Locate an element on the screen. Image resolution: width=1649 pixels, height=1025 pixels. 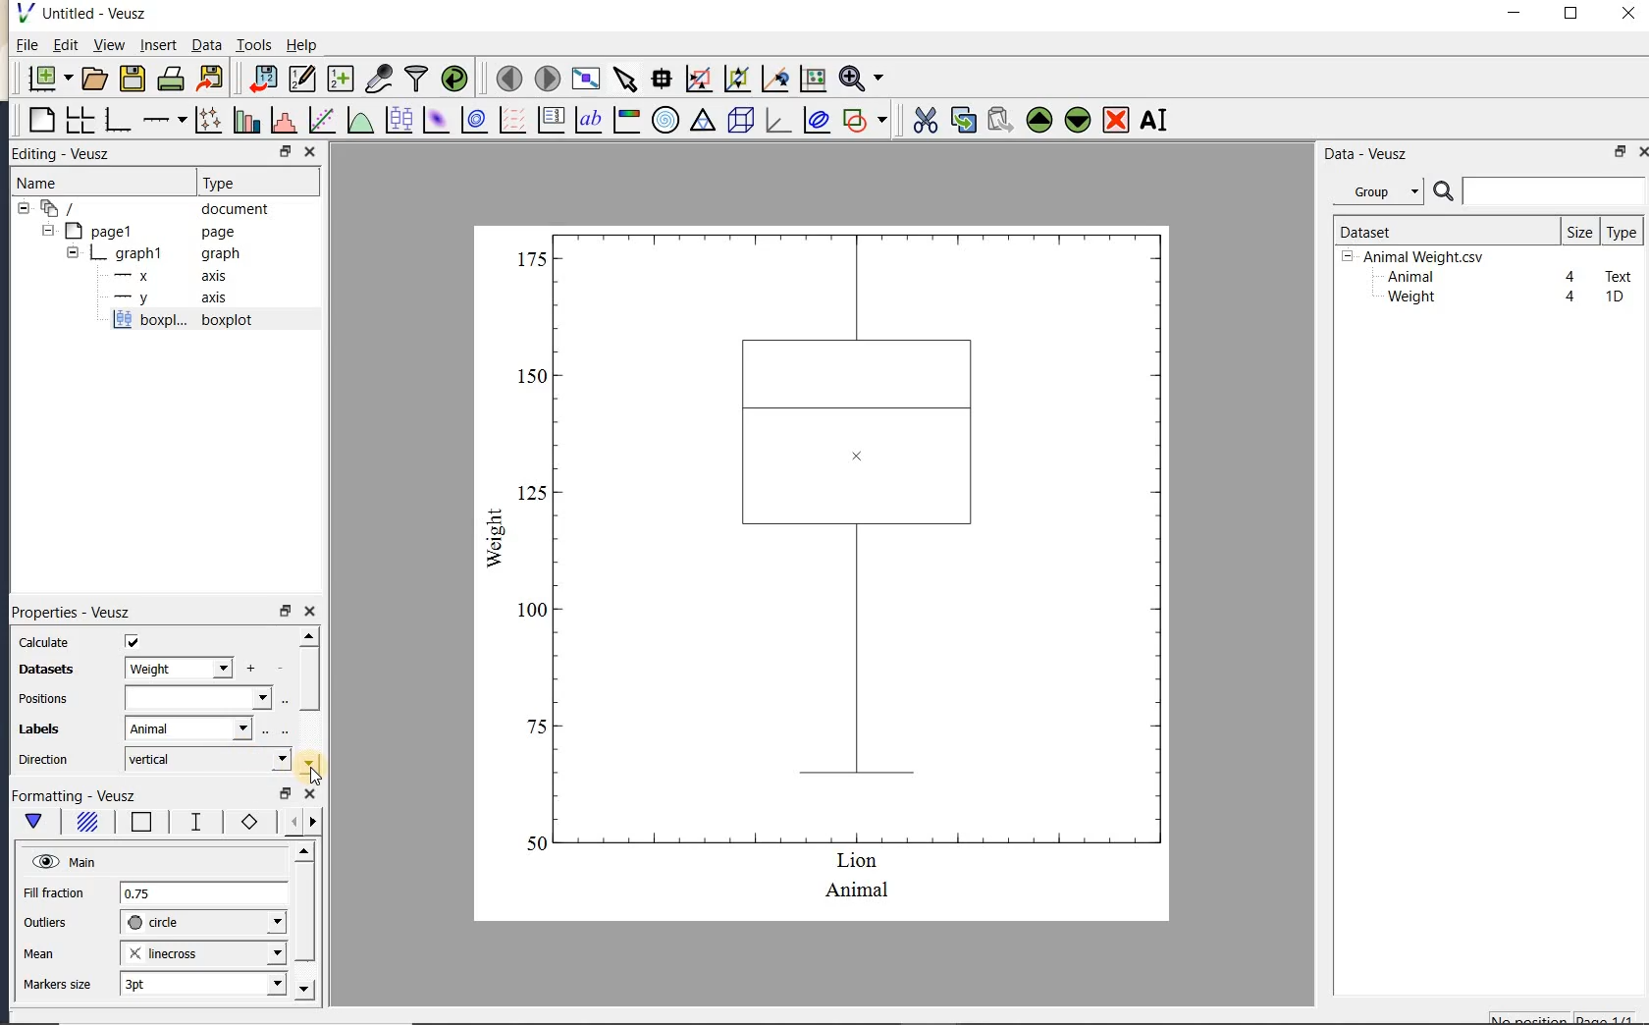
graph1 is located at coordinates (144, 253).